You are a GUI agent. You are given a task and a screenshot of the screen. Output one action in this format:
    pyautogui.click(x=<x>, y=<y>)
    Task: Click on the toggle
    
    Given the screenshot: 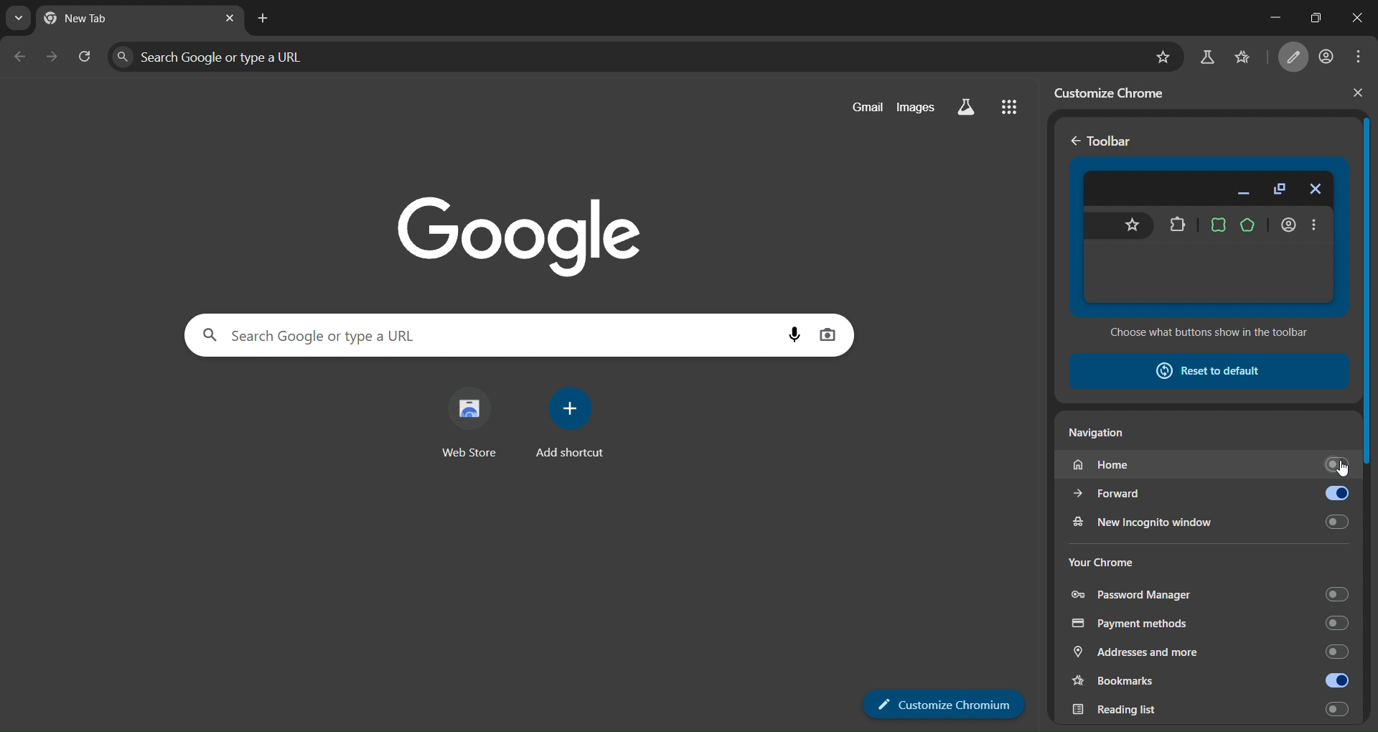 What is the action you would take?
    pyautogui.click(x=1330, y=494)
    